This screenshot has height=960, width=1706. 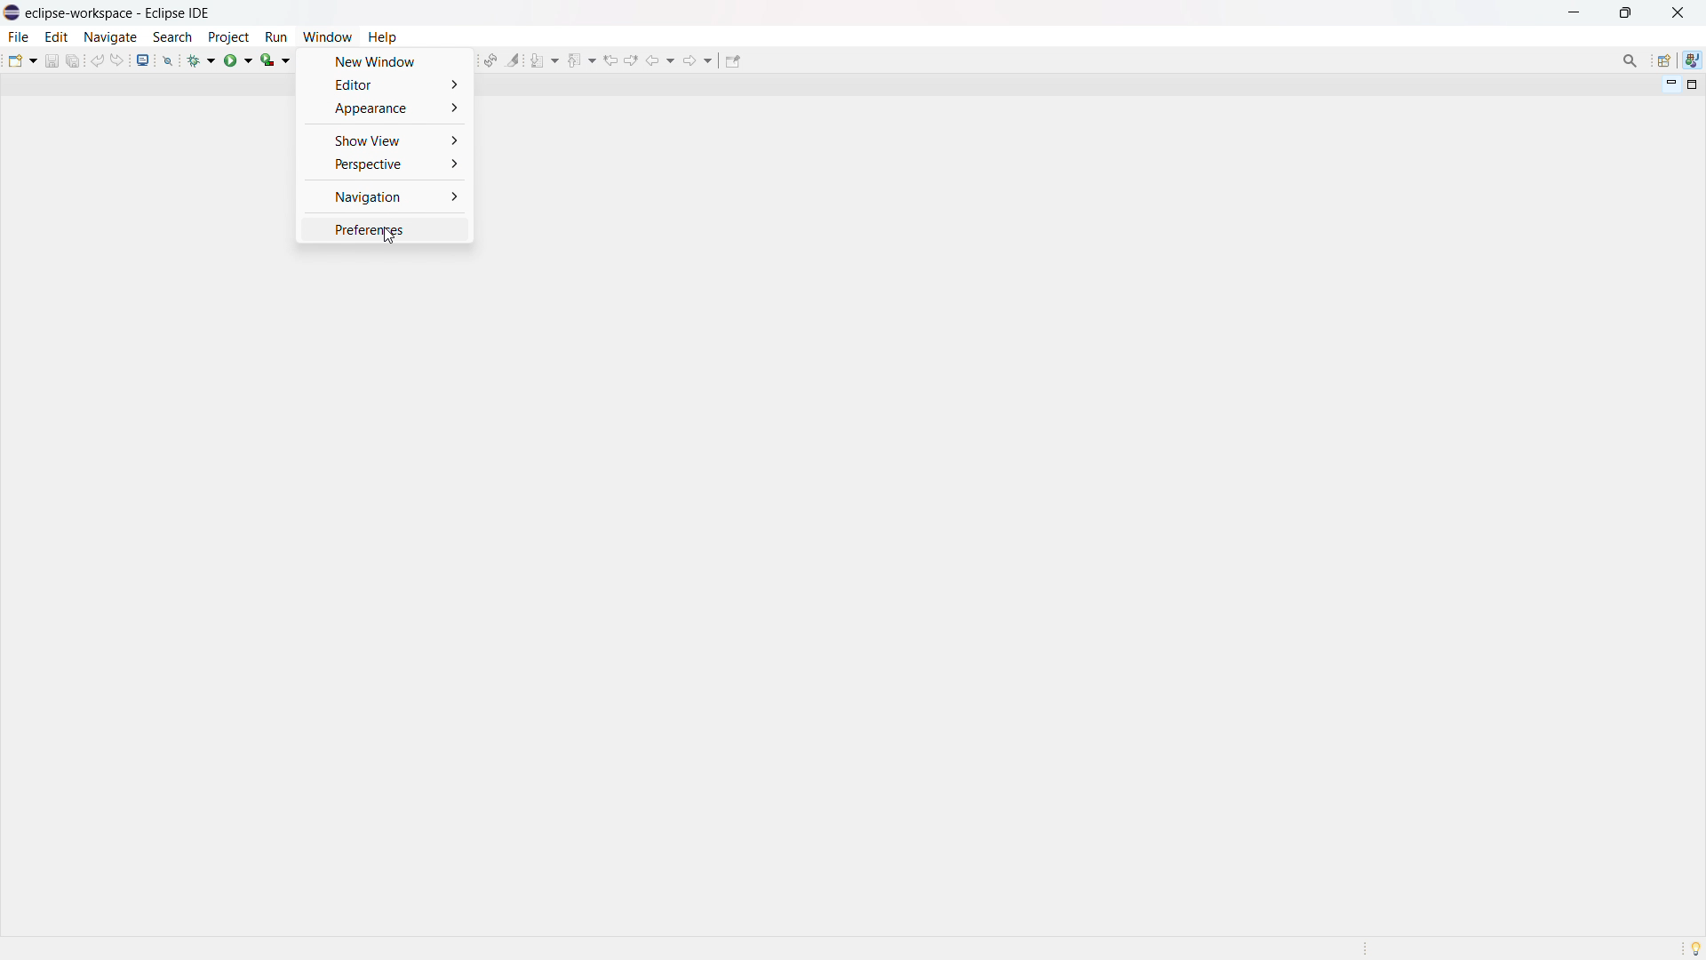 I want to click on new window, so click(x=386, y=60).